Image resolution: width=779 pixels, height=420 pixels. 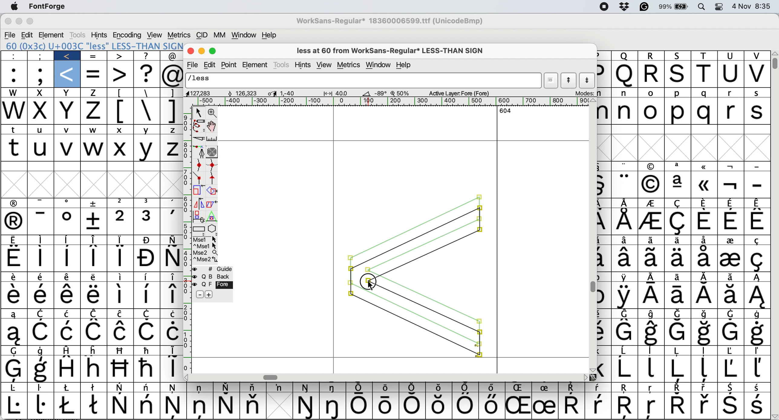 I want to click on Symbol, so click(x=651, y=333).